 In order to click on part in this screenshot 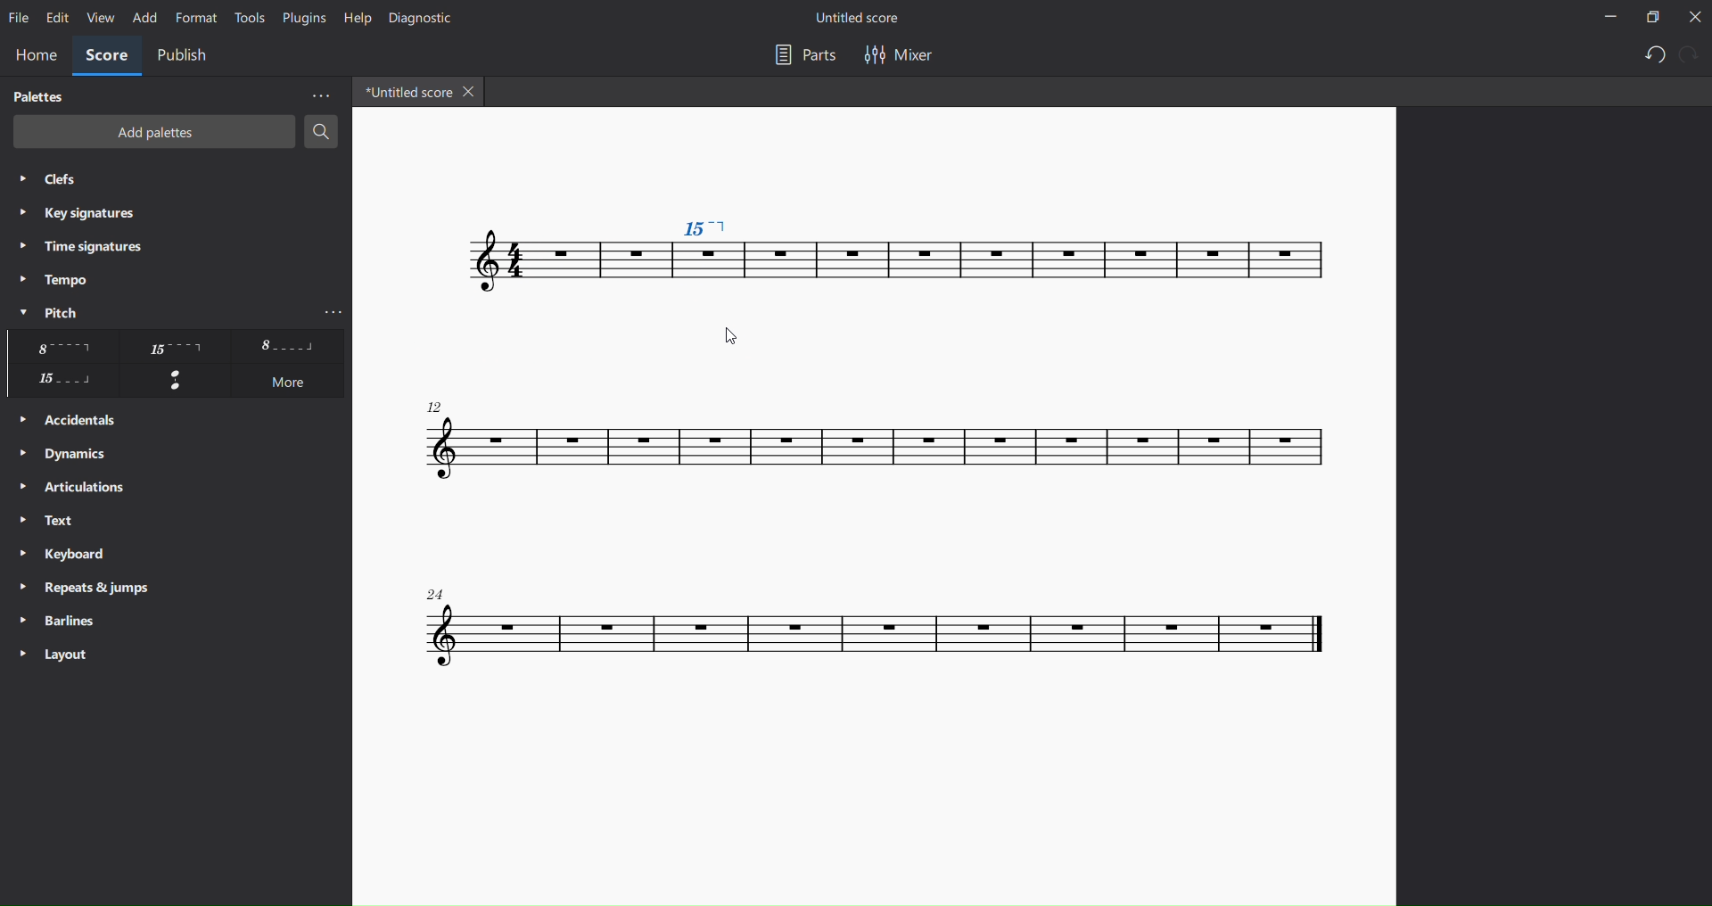, I will do `click(803, 59)`.